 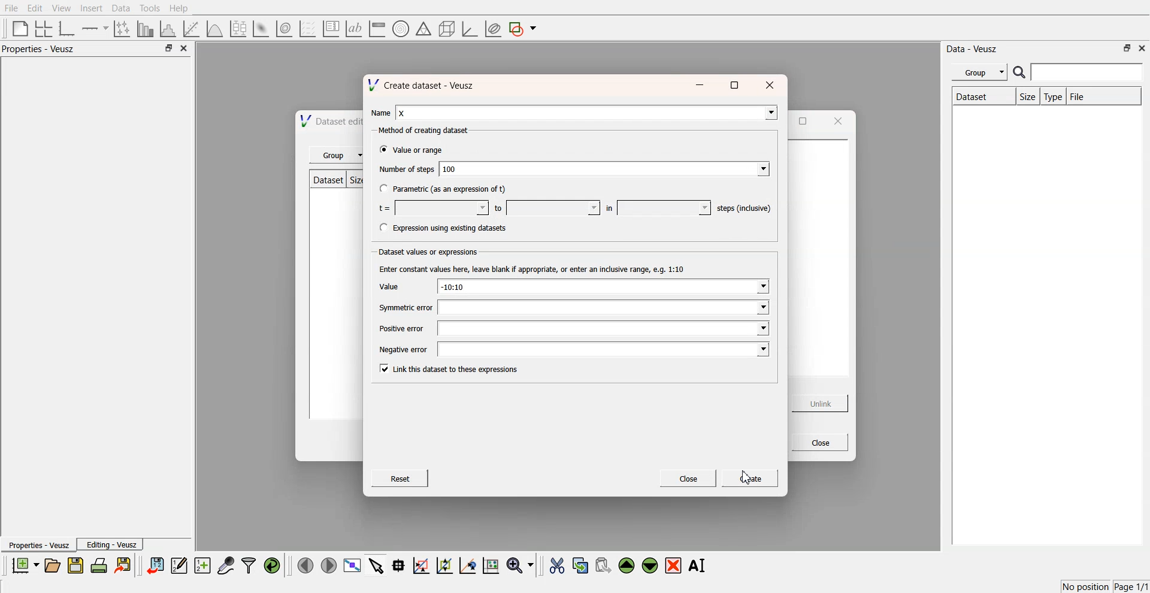 What do you see at coordinates (588, 111) in the screenshot?
I see `X` at bounding box center [588, 111].